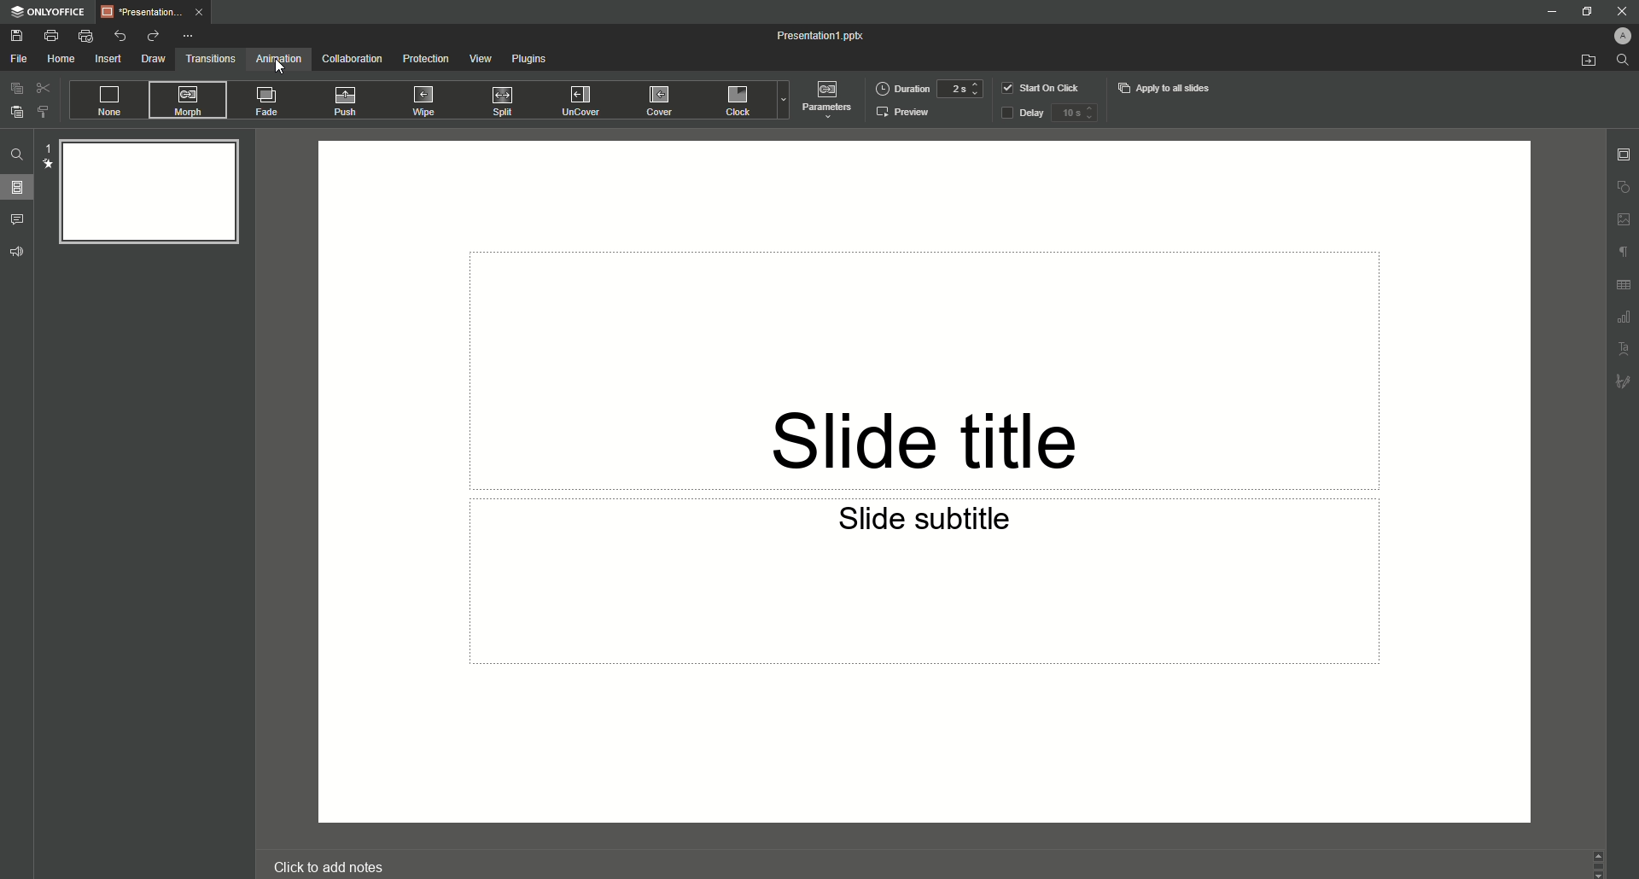 This screenshot has width=1639, height=879. I want to click on Start on click, so click(1044, 88).